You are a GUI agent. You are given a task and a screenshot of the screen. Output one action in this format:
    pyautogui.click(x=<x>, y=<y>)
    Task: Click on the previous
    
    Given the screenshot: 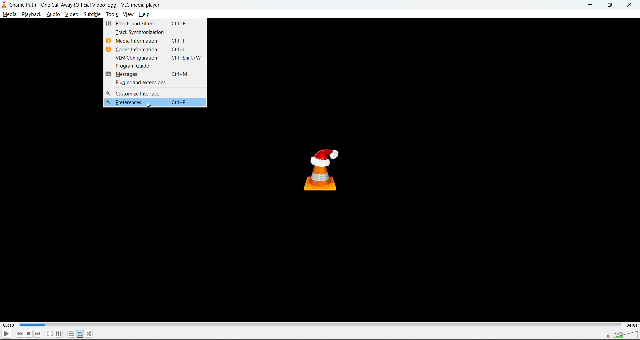 What is the action you would take?
    pyautogui.click(x=20, y=334)
    